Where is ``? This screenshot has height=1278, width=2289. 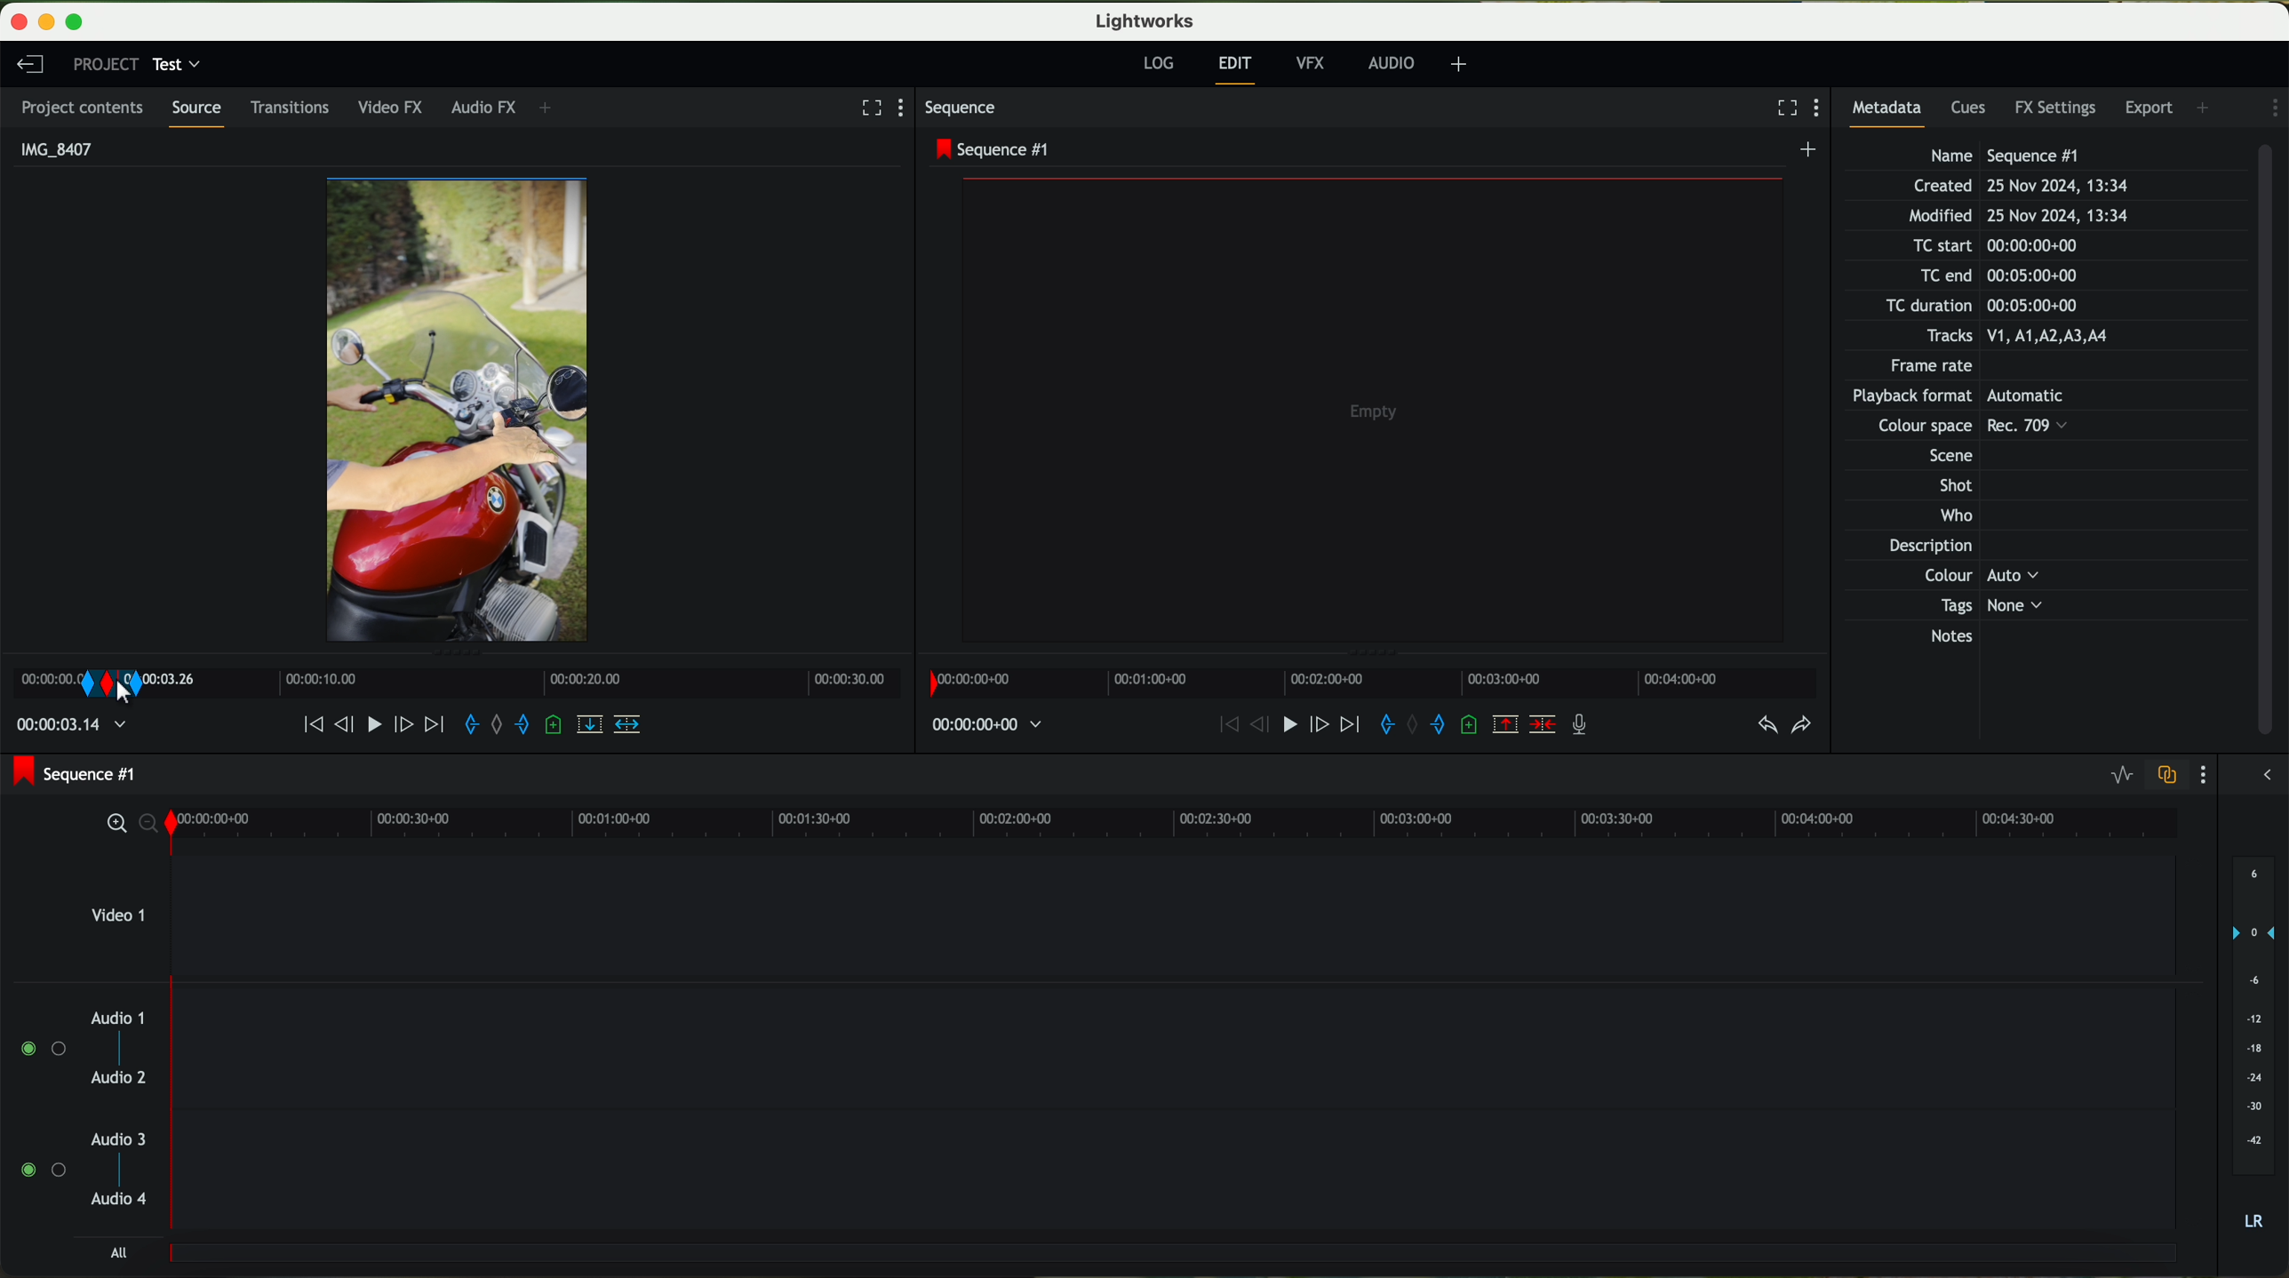
 is located at coordinates (1942, 453).